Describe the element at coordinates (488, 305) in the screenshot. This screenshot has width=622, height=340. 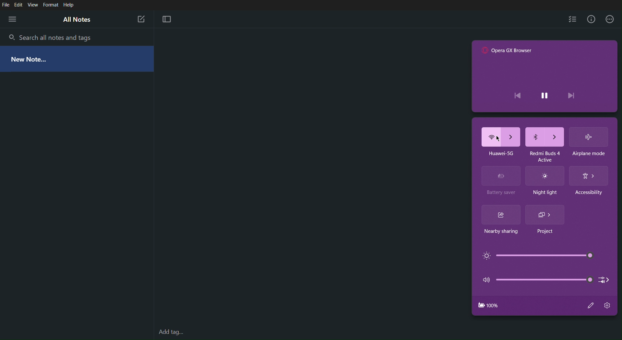
I see `Charging` at that location.